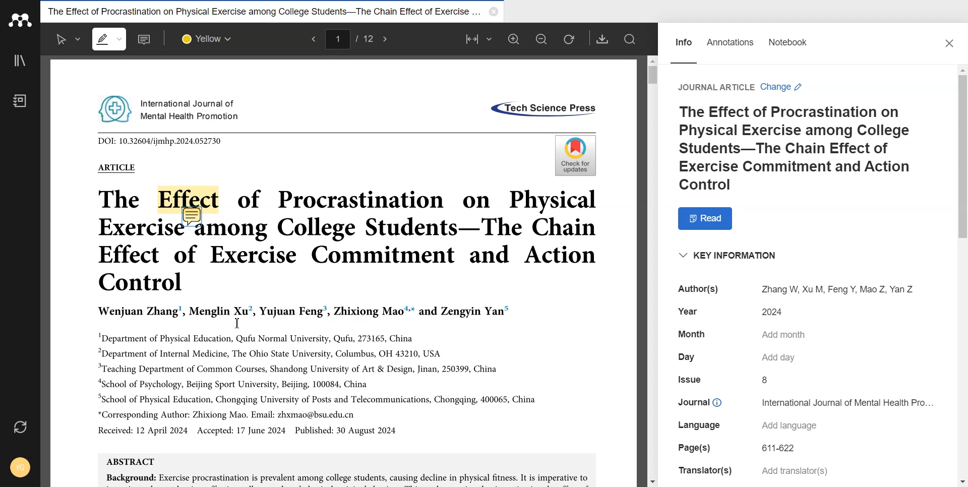 This screenshot has height=487, width=968. What do you see at coordinates (146, 39) in the screenshot?
I see `Add note` at bounding box center [146, 39].